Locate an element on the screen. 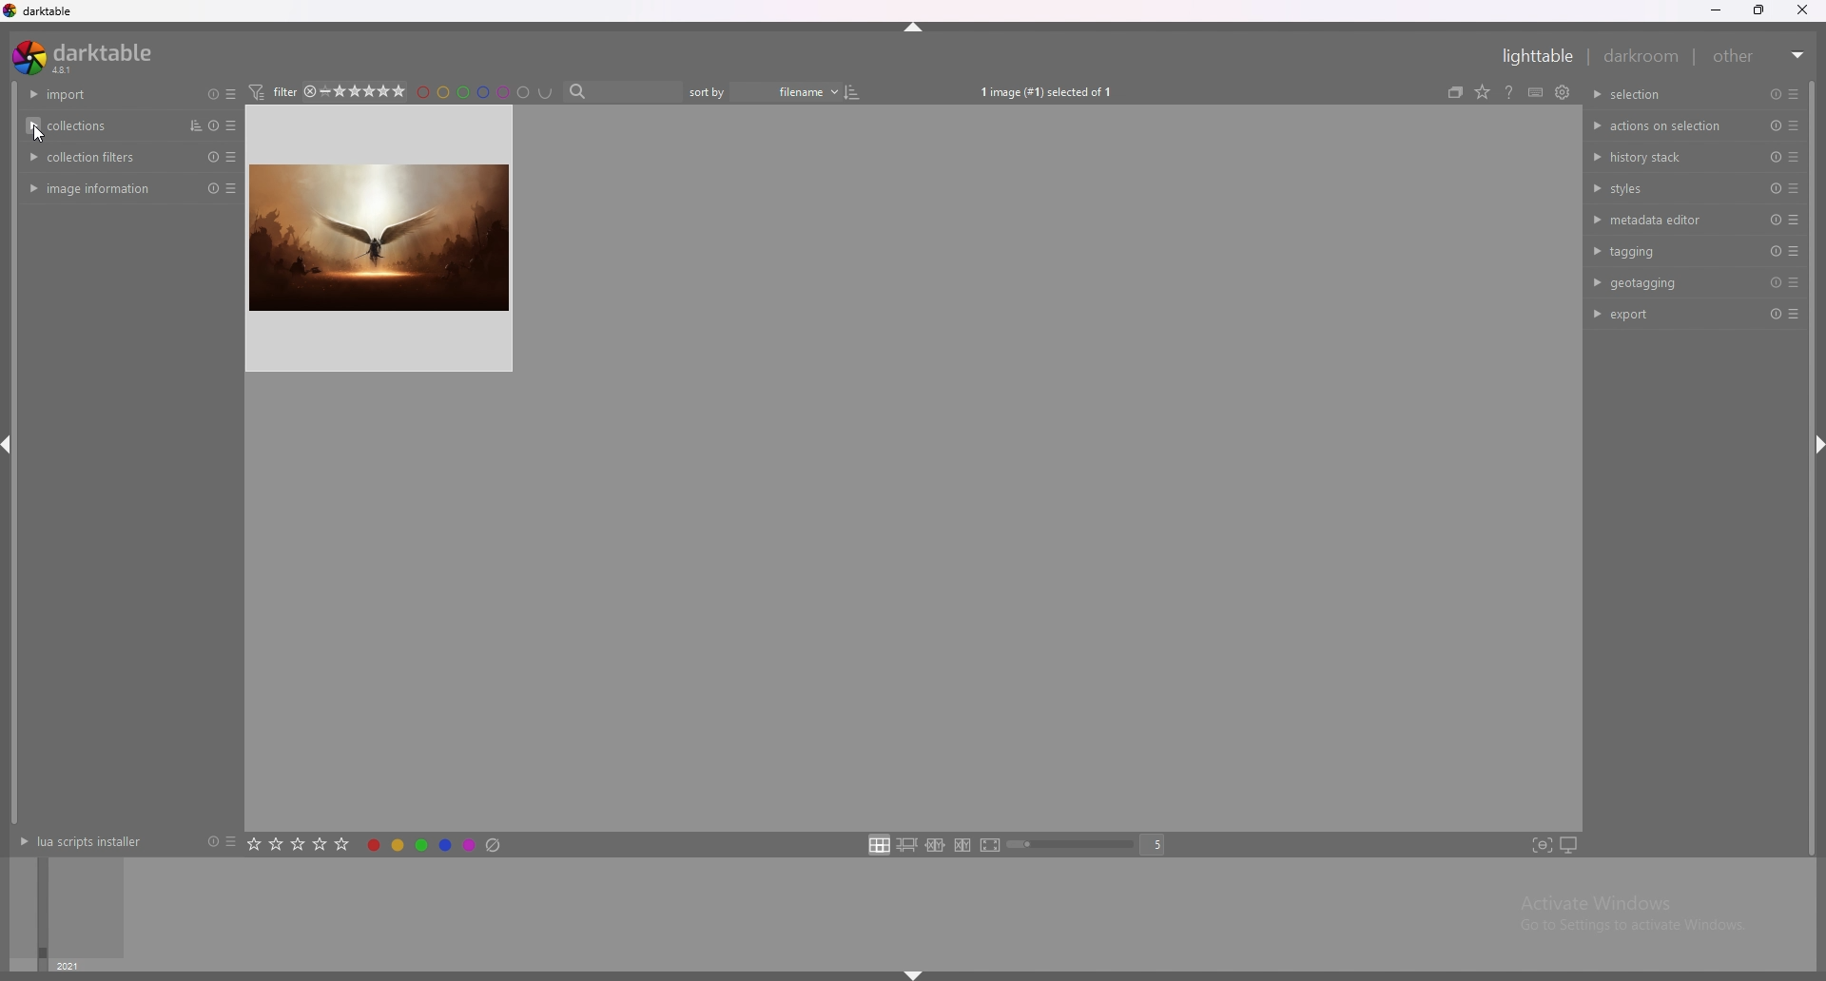 The height and width of the screenshot is (981, 1826). import is located at coordinates (96, 94).